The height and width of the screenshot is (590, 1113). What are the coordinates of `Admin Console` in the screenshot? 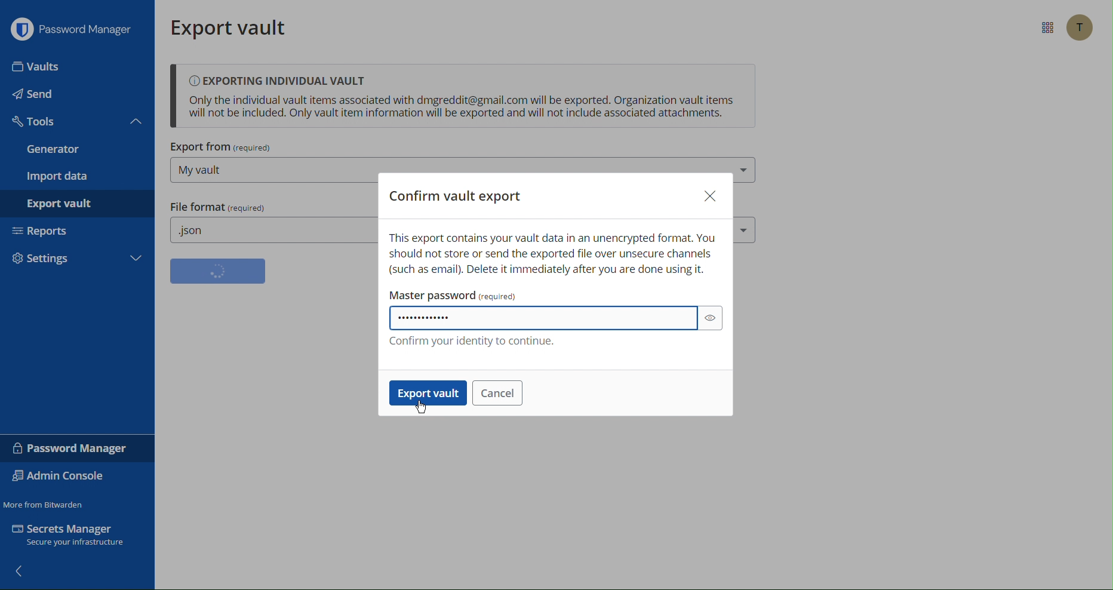 It's located at (63, 477).